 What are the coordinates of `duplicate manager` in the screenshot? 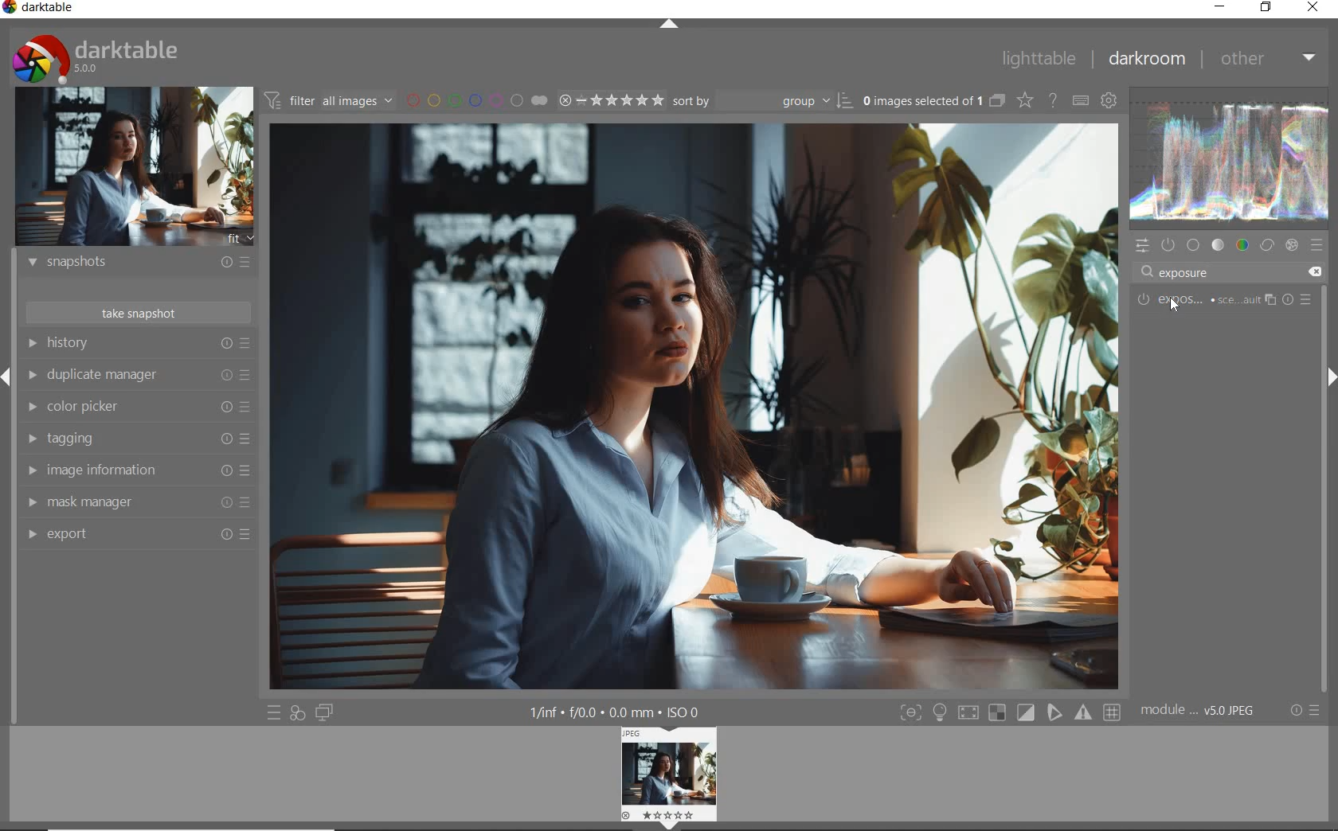 It's located at (139, 375).